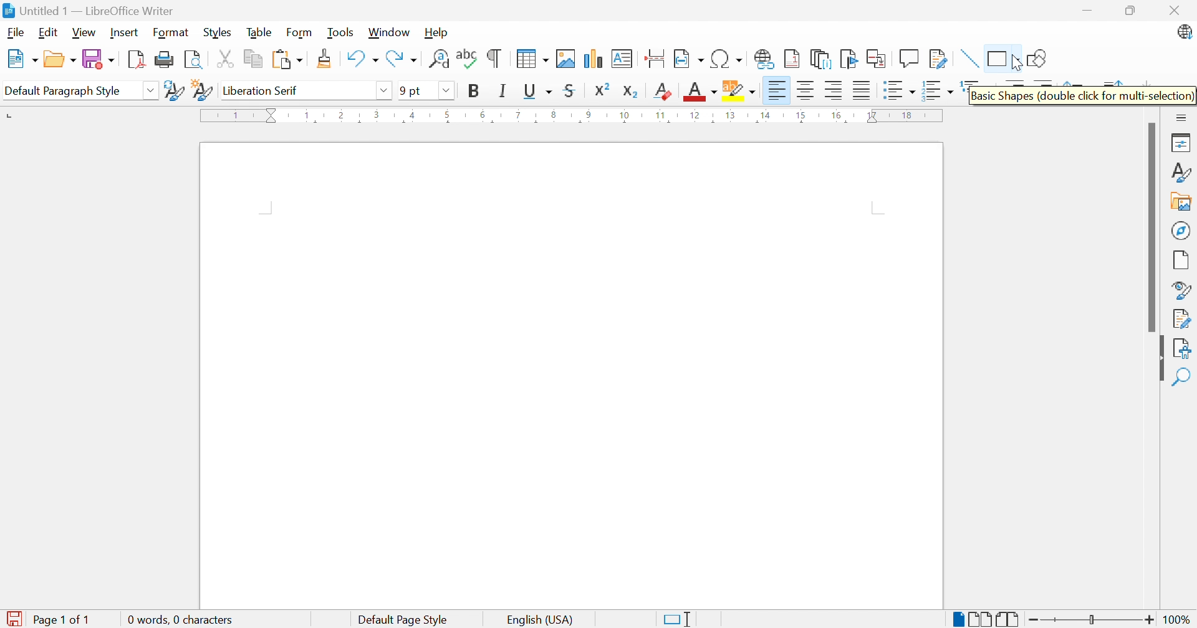 The height and width of the screenshot is (628, 1197). I want to click on Toggle print preview, so click(195, 60).